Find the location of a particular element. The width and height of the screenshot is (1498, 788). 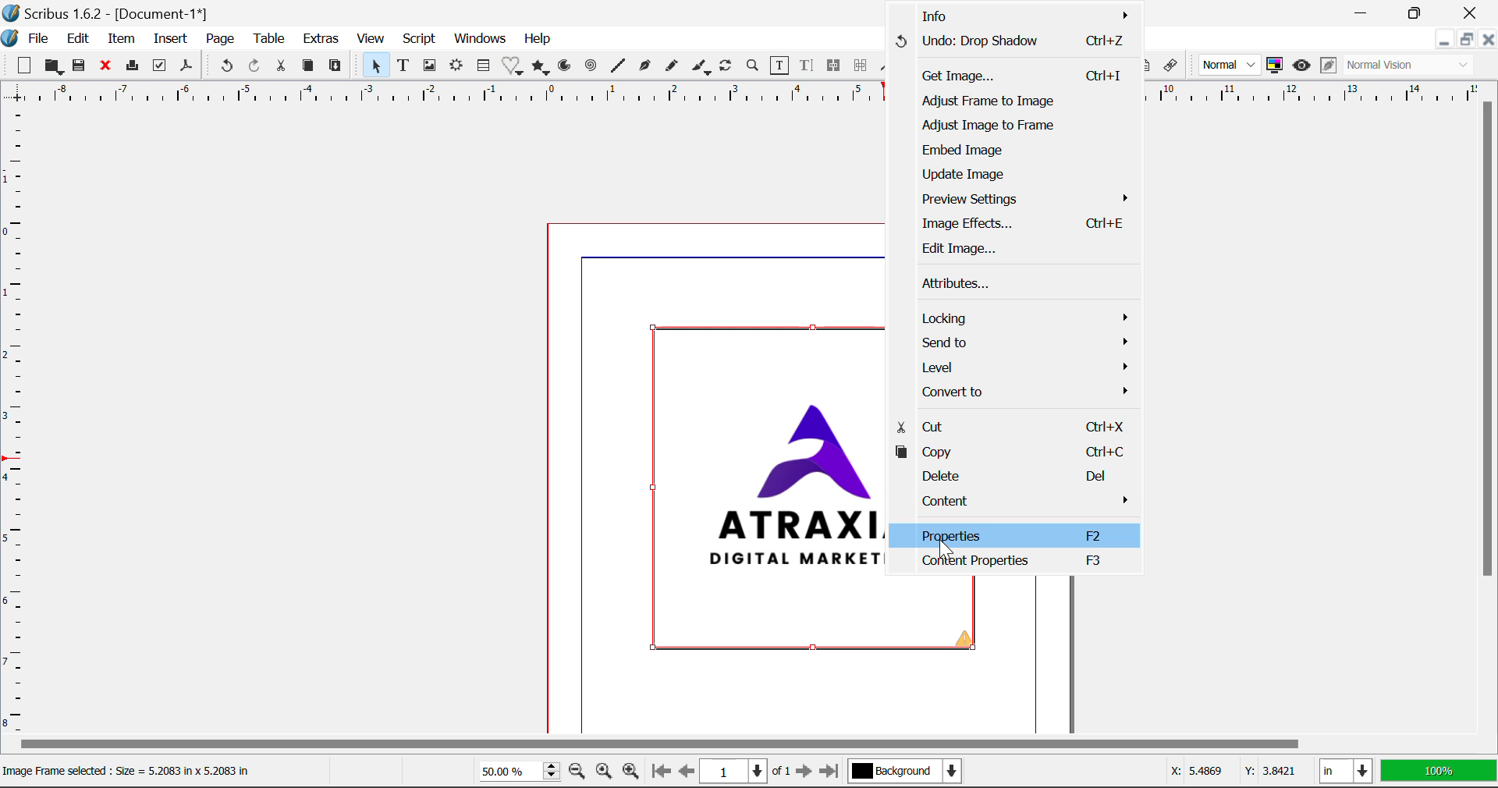

Preview is located at coordinates (1301, 64).